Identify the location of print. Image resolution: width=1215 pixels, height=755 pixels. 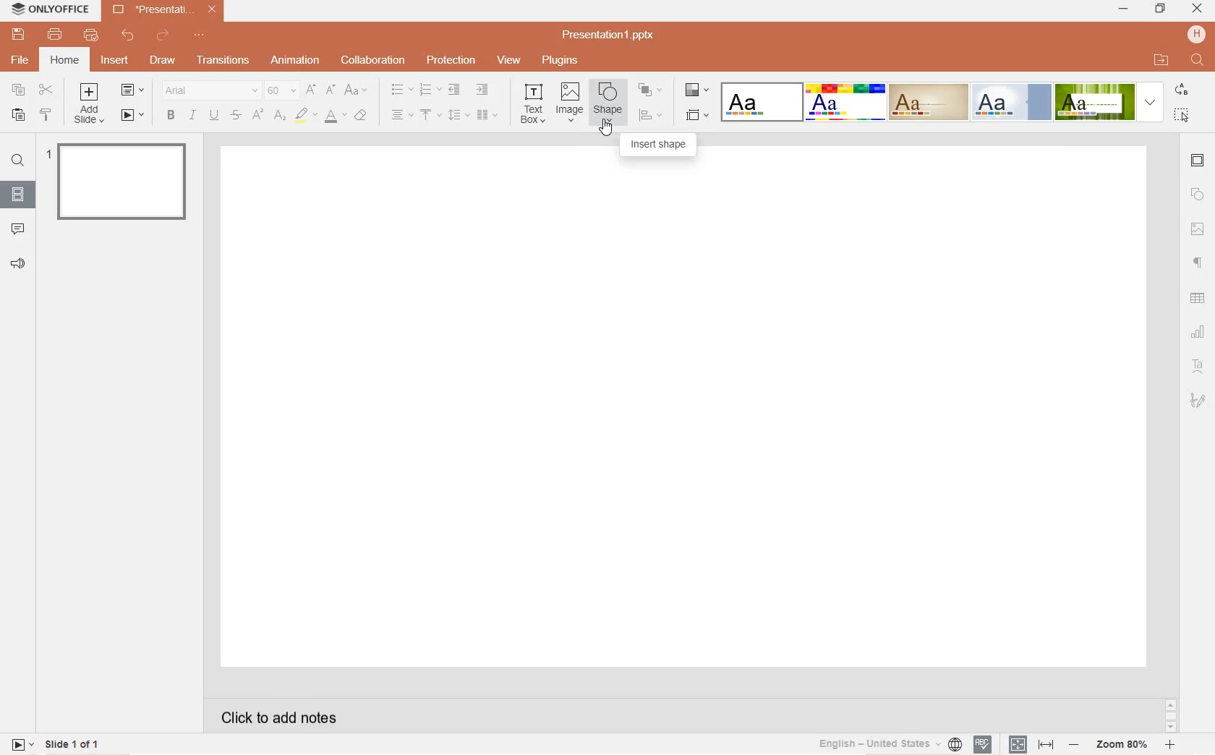
(56, 35).